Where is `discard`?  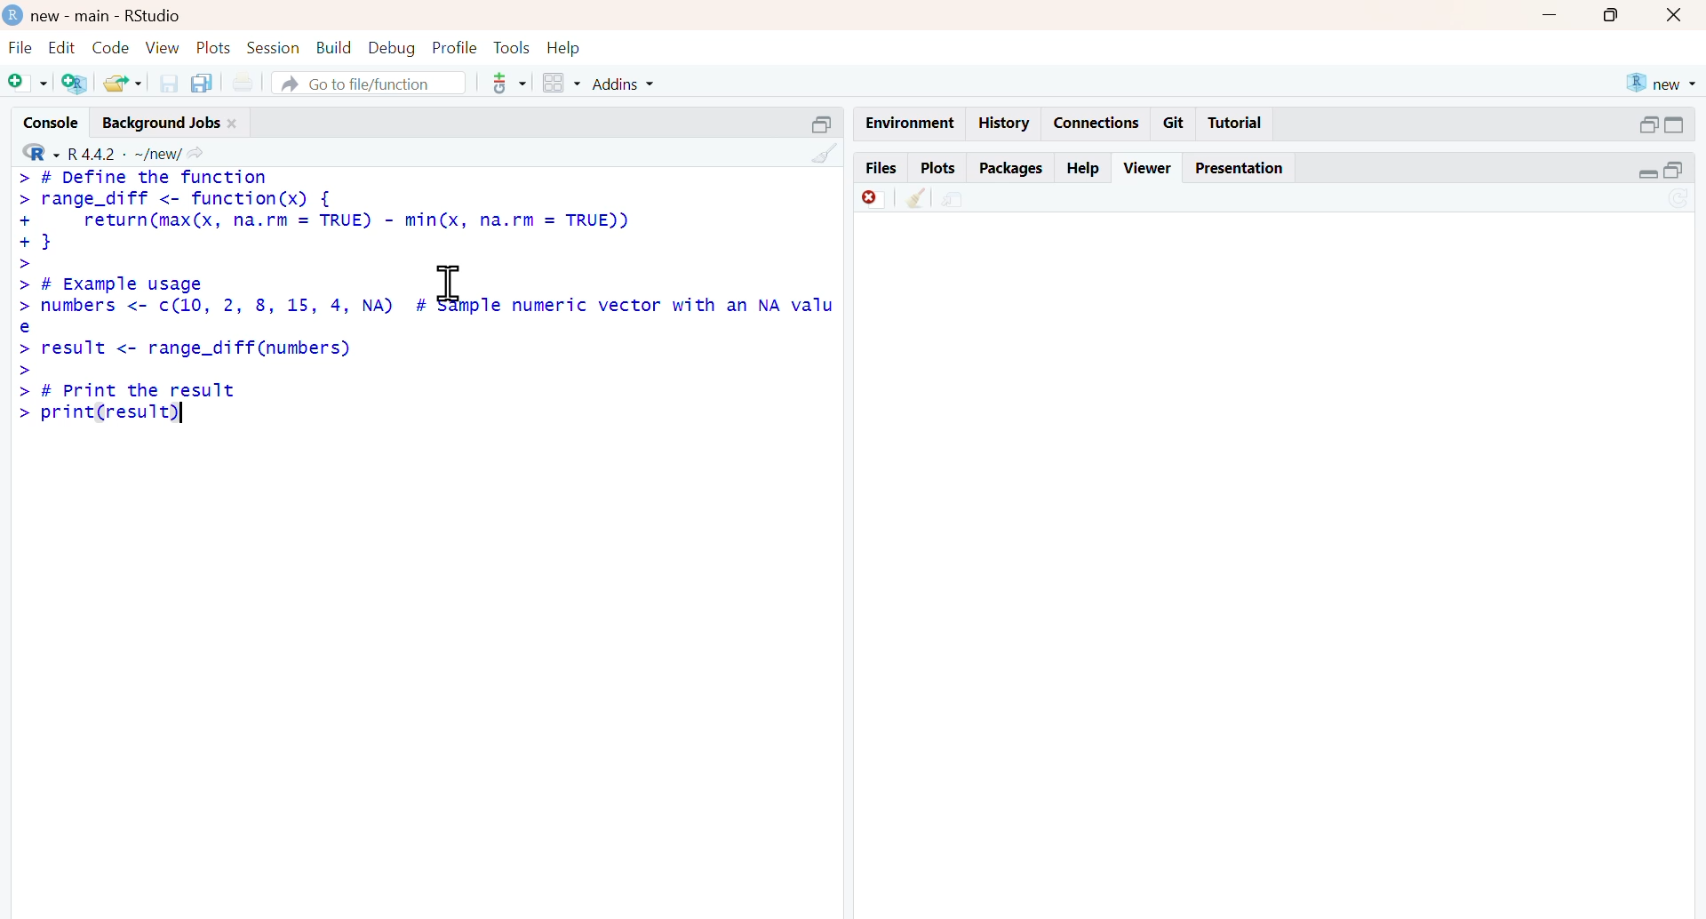
discard is located at coordinates (876, 200).